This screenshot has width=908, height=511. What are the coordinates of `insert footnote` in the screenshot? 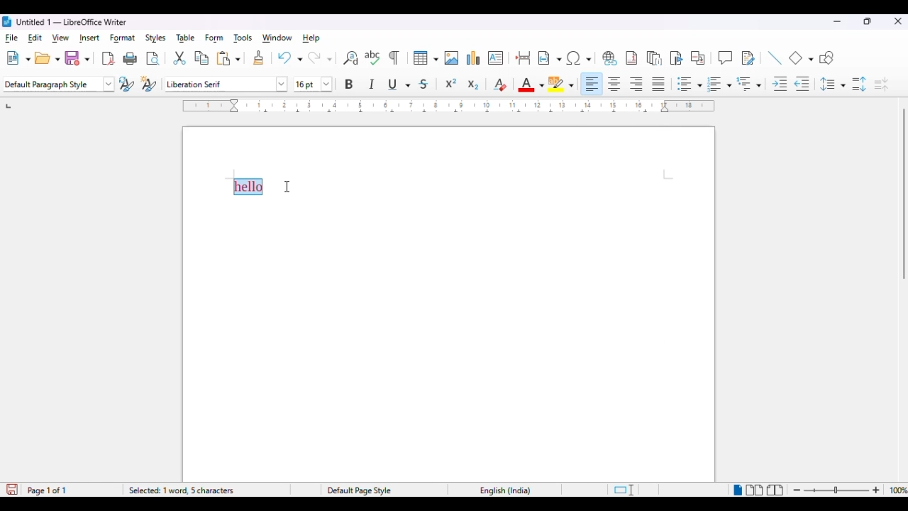 It's located at (631, 58).